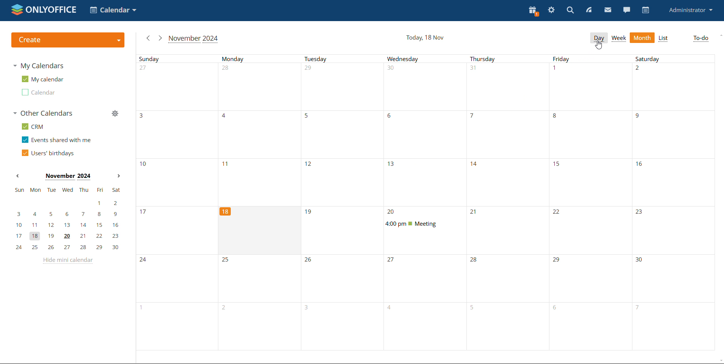 The width and height of the screenshot is (724, 364). I want to click on crm, so click(32, 127).